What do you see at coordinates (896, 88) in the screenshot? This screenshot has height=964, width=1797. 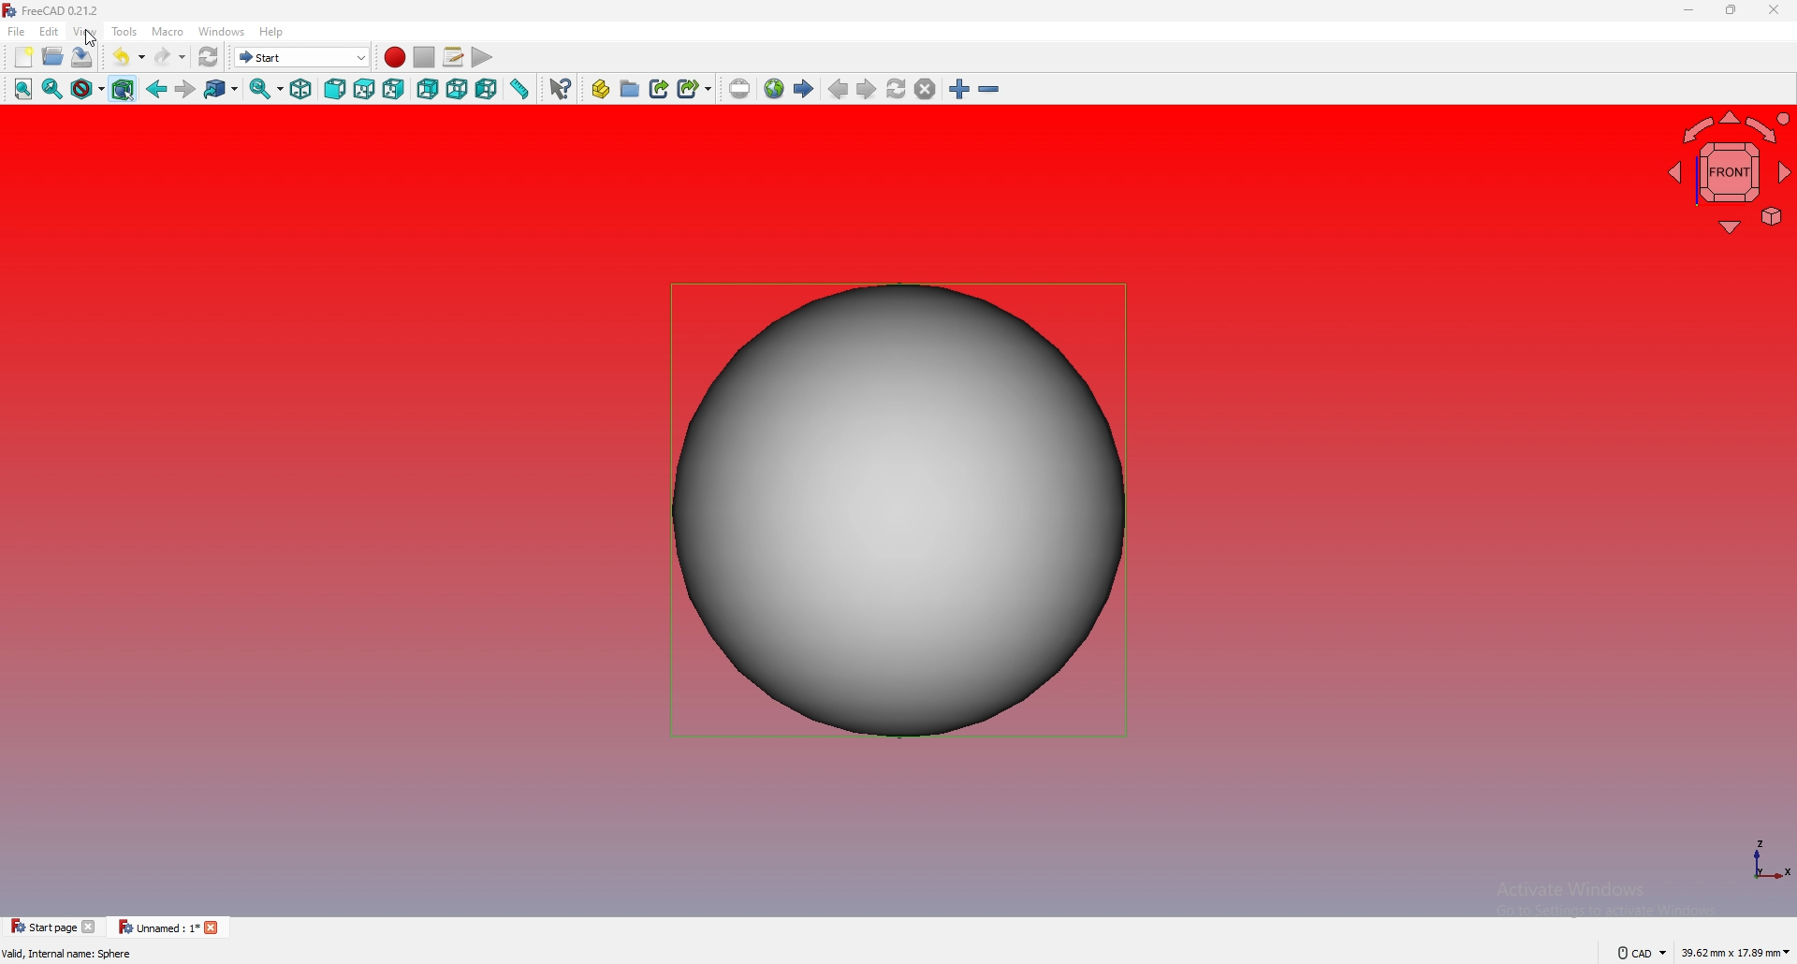 I see `refresh webpage` at bounding box center [896, 88].